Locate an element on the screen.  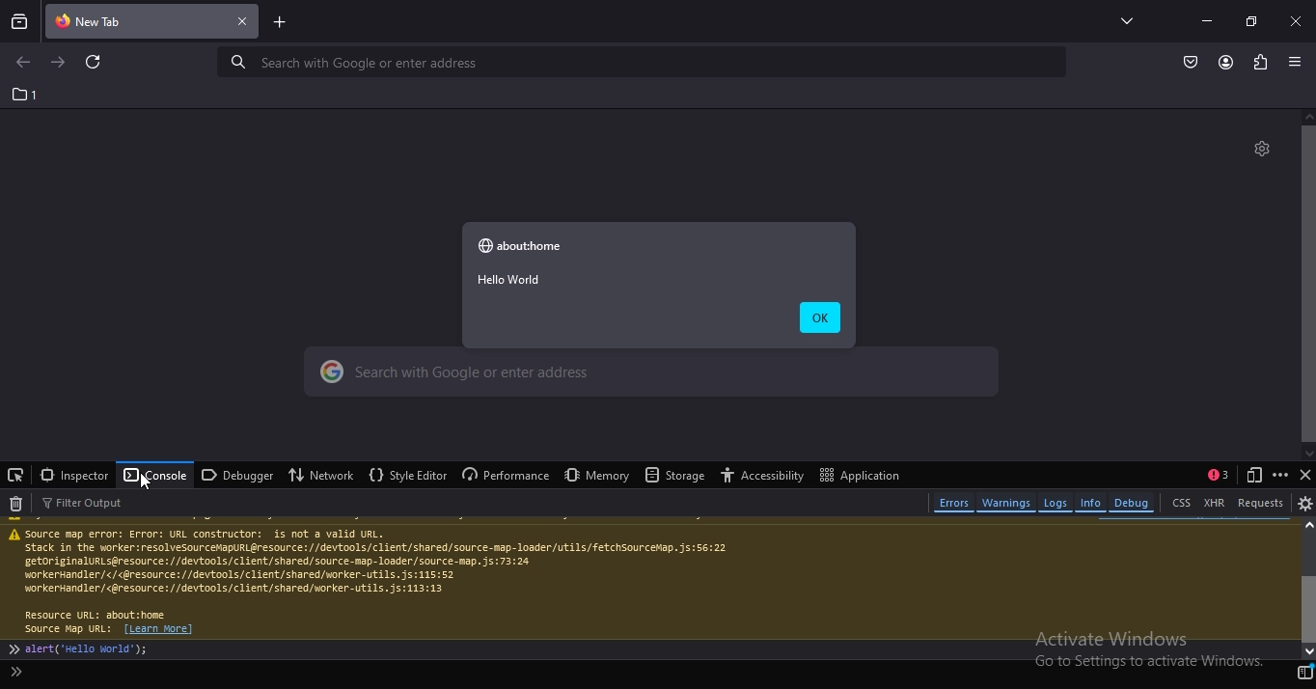
debugger is located at coordinates (237, 475).